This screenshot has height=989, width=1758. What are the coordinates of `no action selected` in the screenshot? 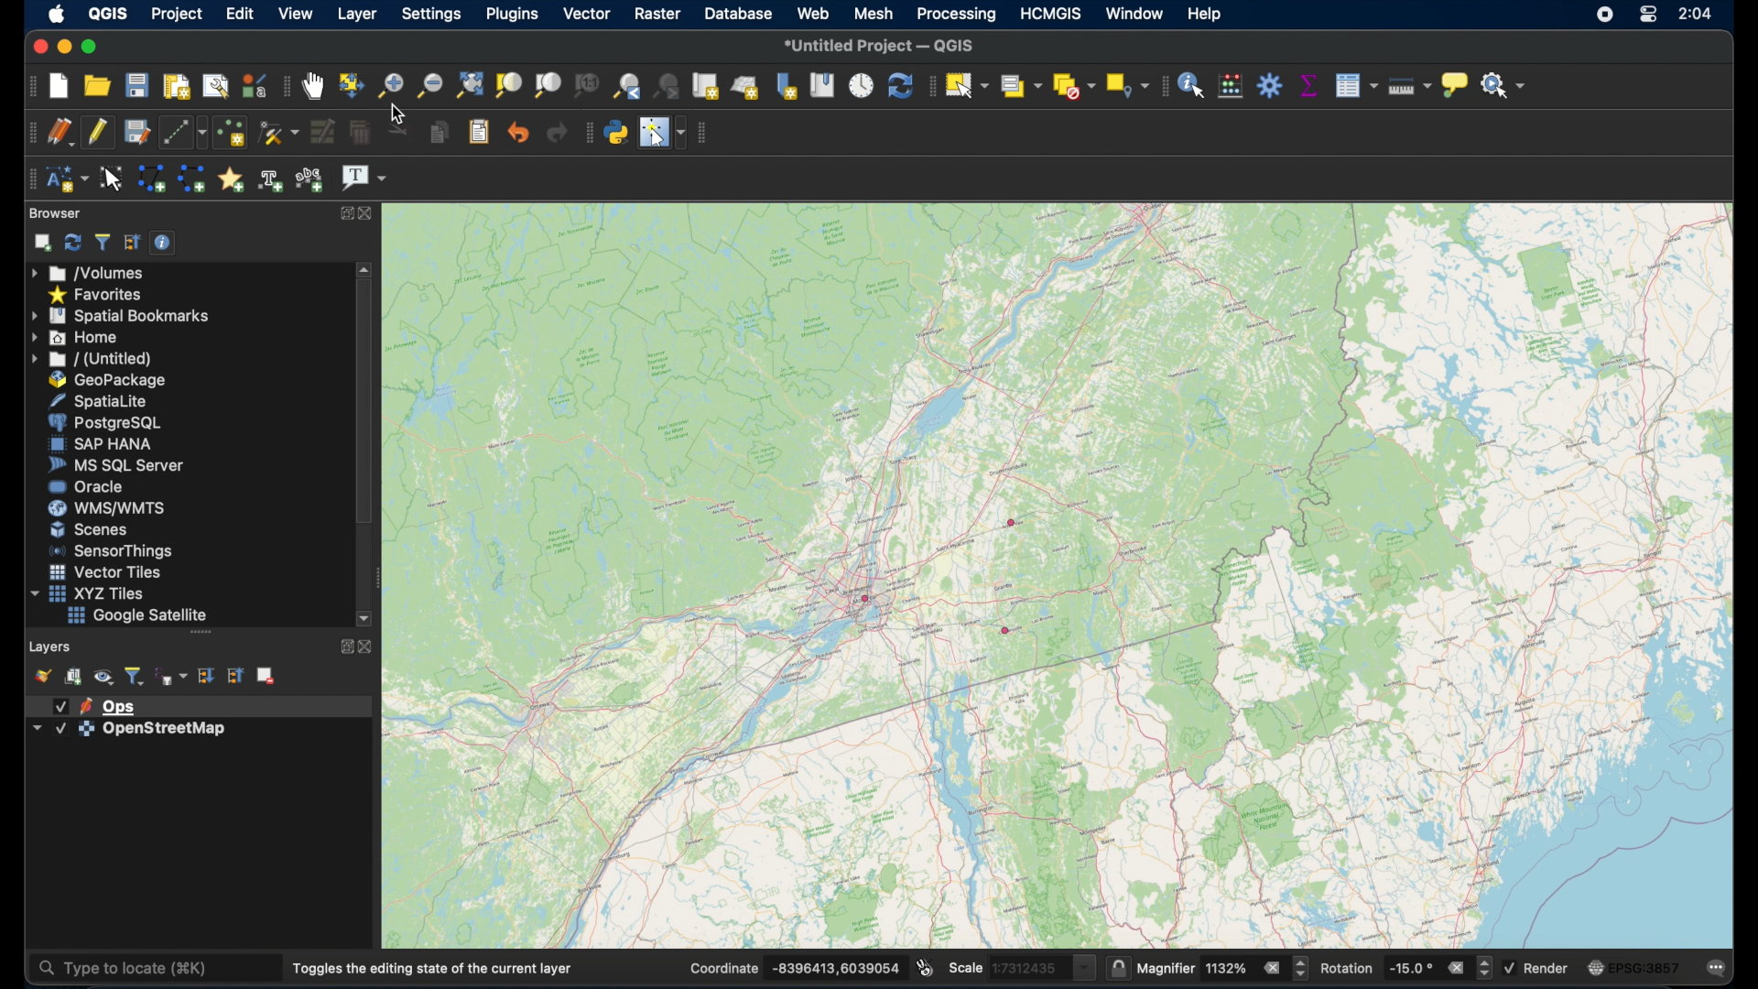 It's located at (1506, 88).